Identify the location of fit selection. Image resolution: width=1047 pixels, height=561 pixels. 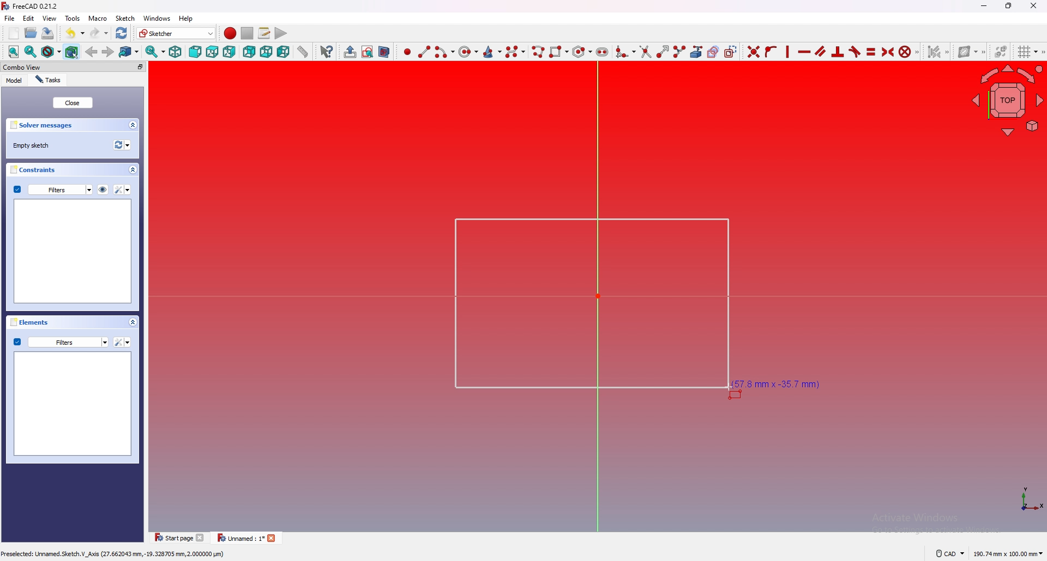
(31, 52).